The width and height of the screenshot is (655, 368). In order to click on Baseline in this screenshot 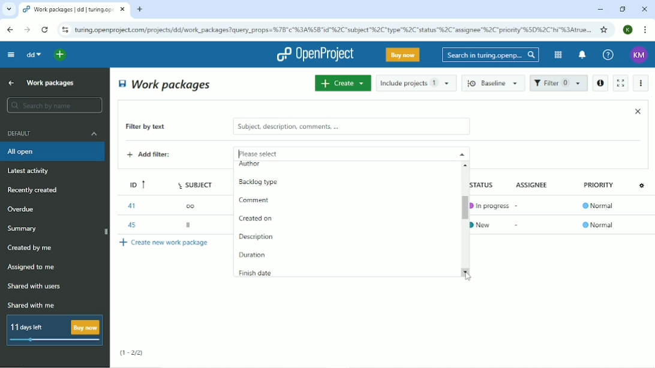, I will do `click(494, 83)`.